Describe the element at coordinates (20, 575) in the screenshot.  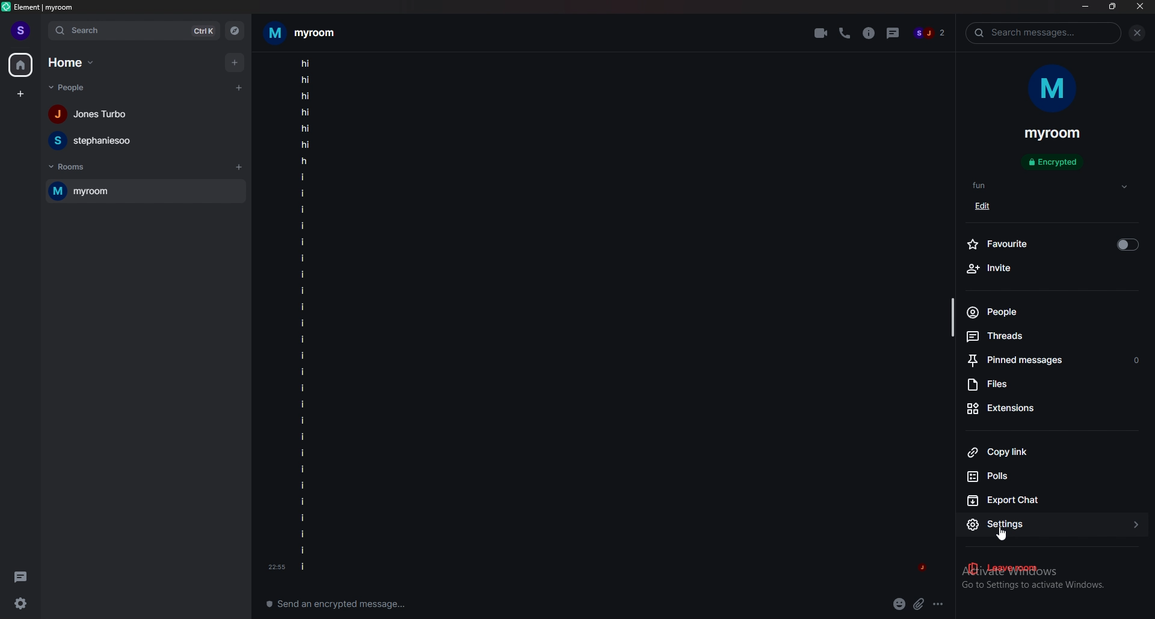
I see `threads` at that location.